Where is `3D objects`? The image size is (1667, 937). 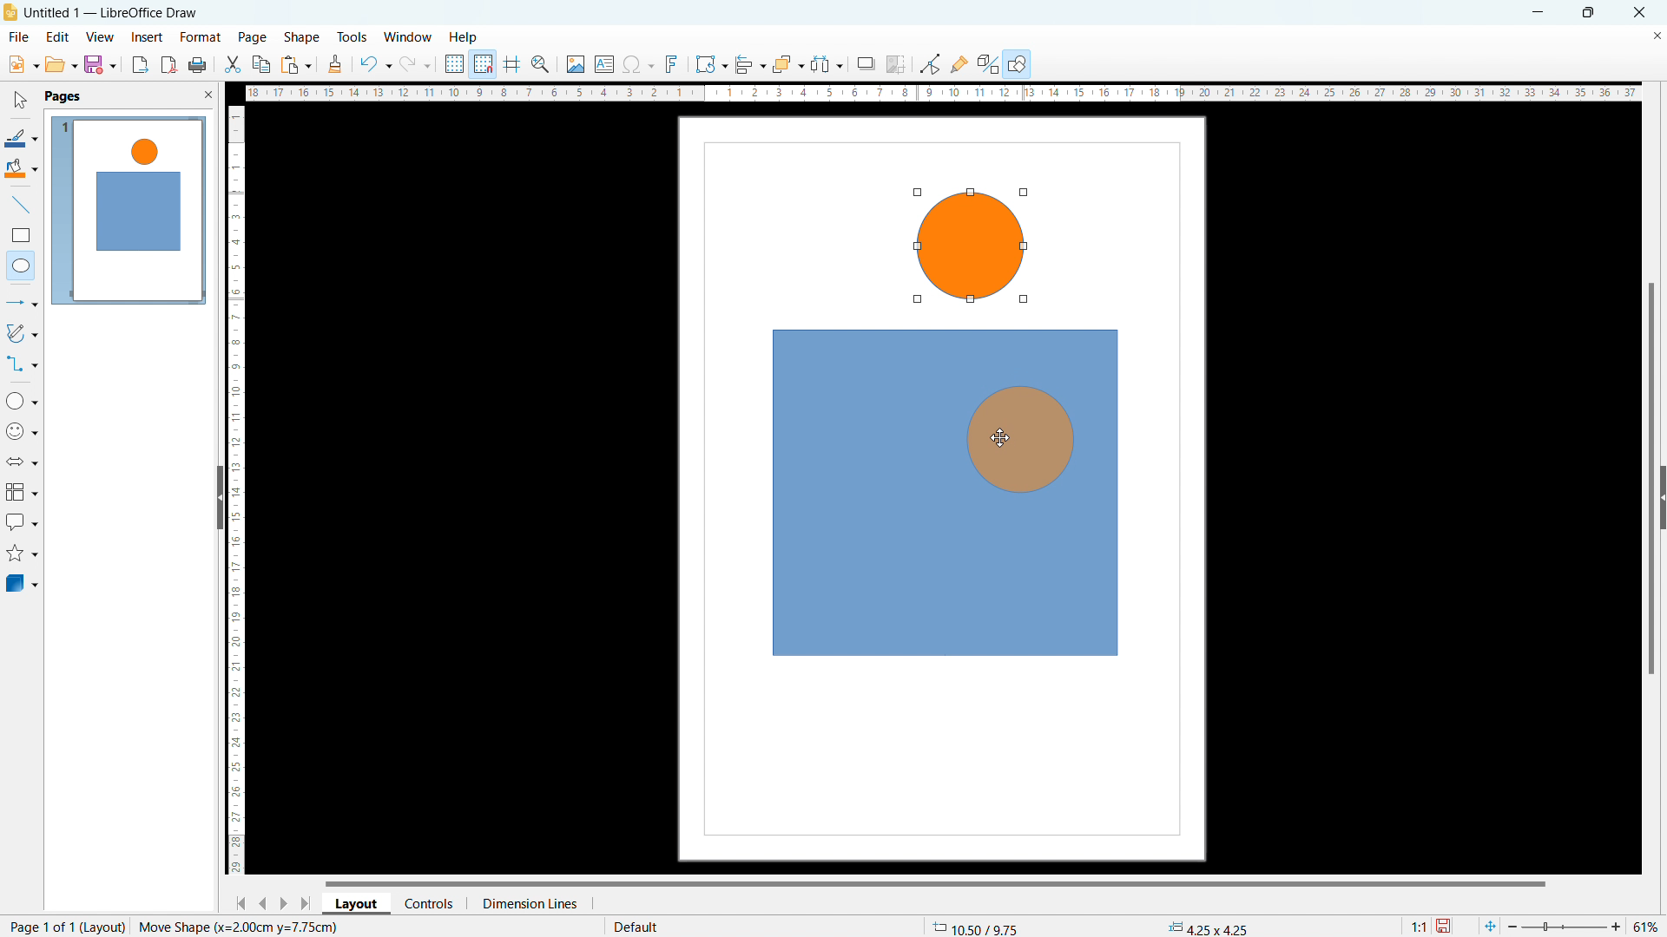
3D objects is located at coordinates (21, 582).